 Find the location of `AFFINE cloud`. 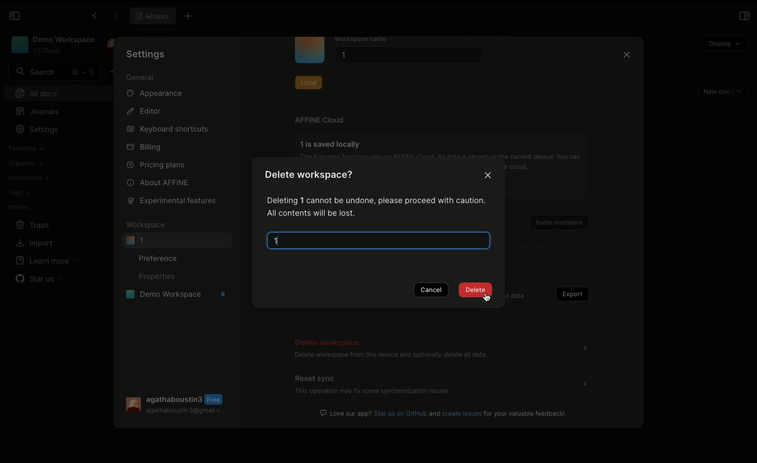

AFFINE cloud is located at coordinates (320, 120).